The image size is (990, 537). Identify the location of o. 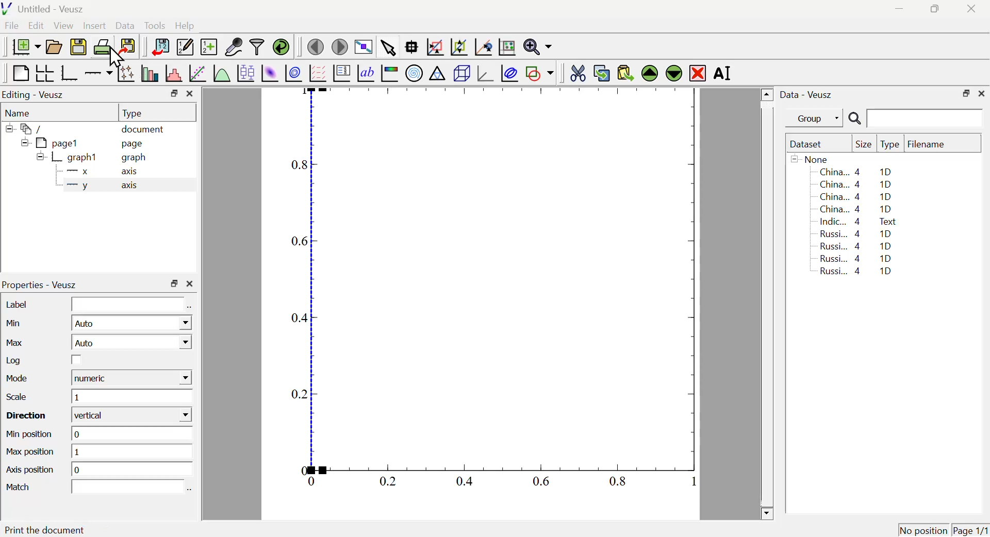
(132, 469).